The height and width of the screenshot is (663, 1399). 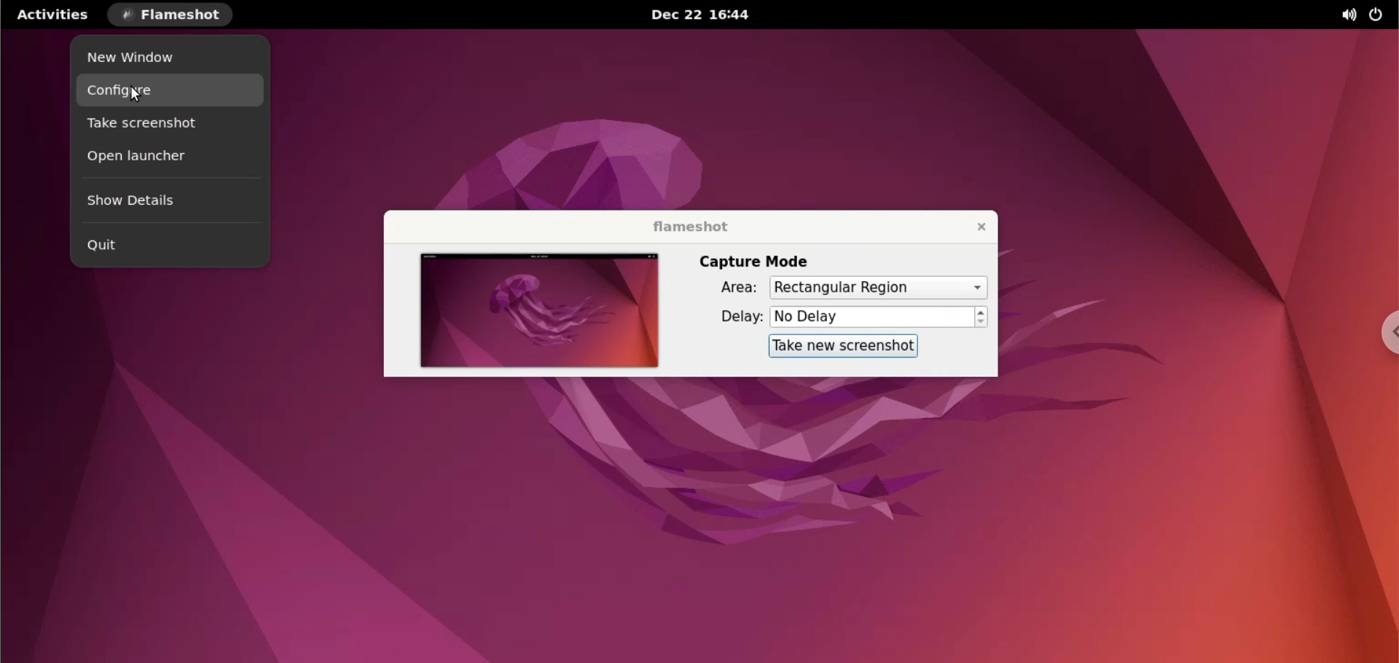 I want to click on configure, so click(x=176, y=90).